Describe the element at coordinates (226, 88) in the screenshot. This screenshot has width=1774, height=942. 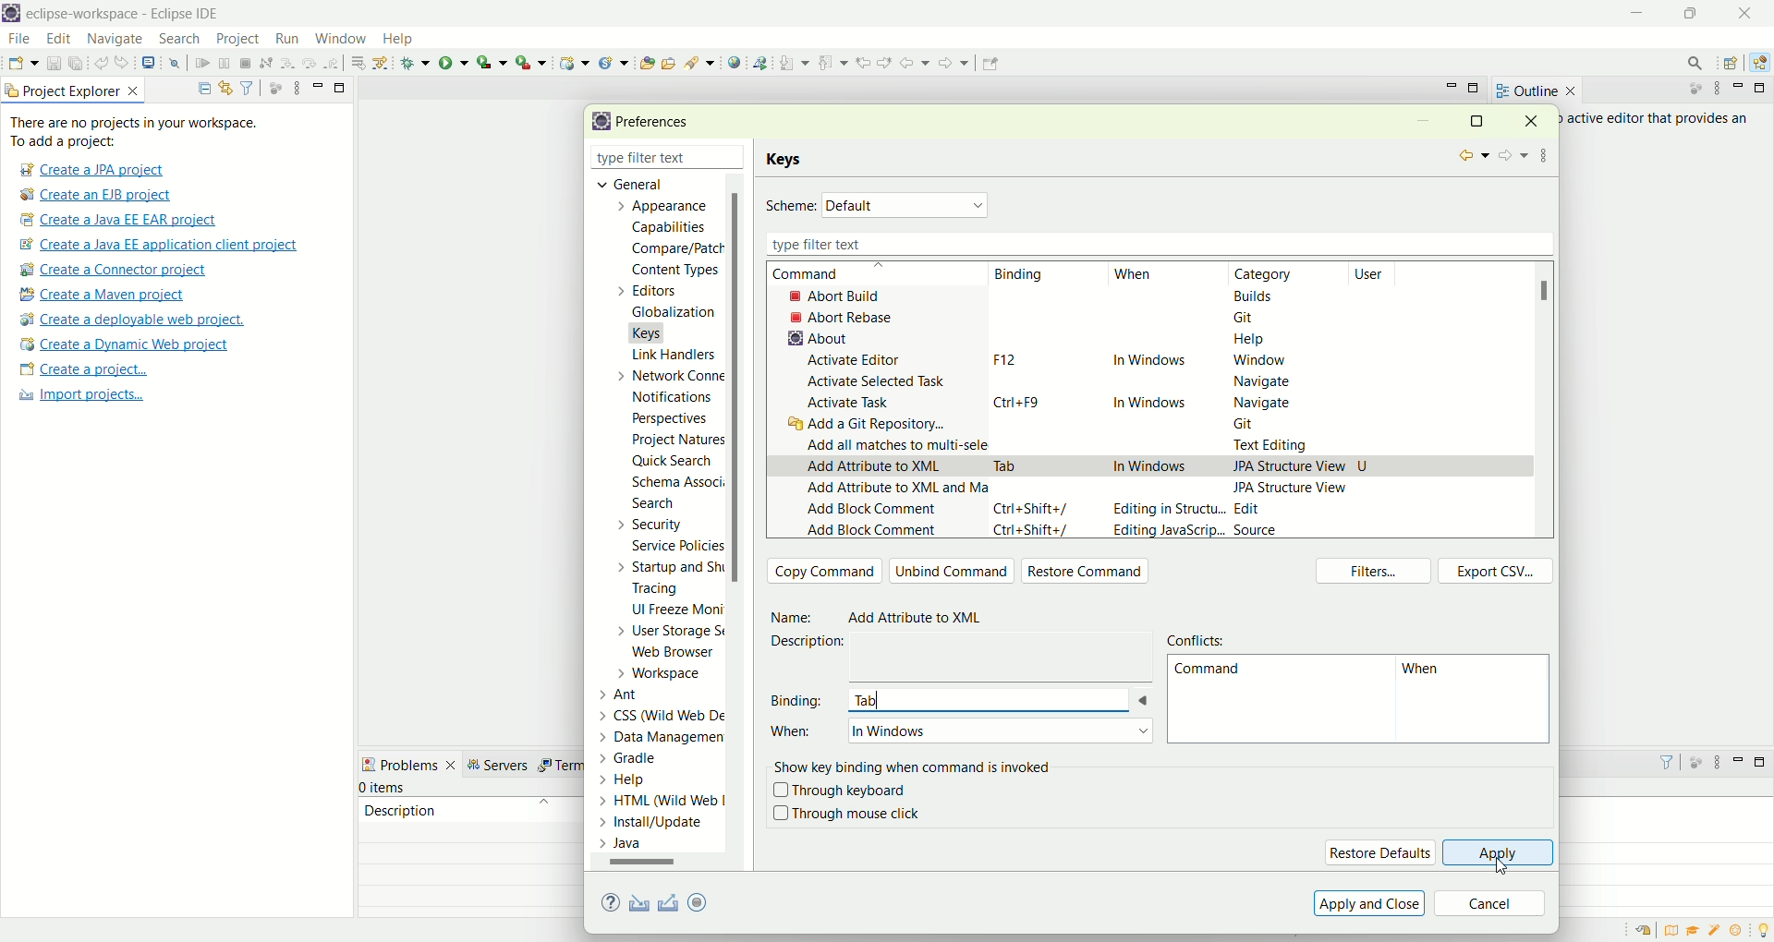
I see `link with editor` at that location.